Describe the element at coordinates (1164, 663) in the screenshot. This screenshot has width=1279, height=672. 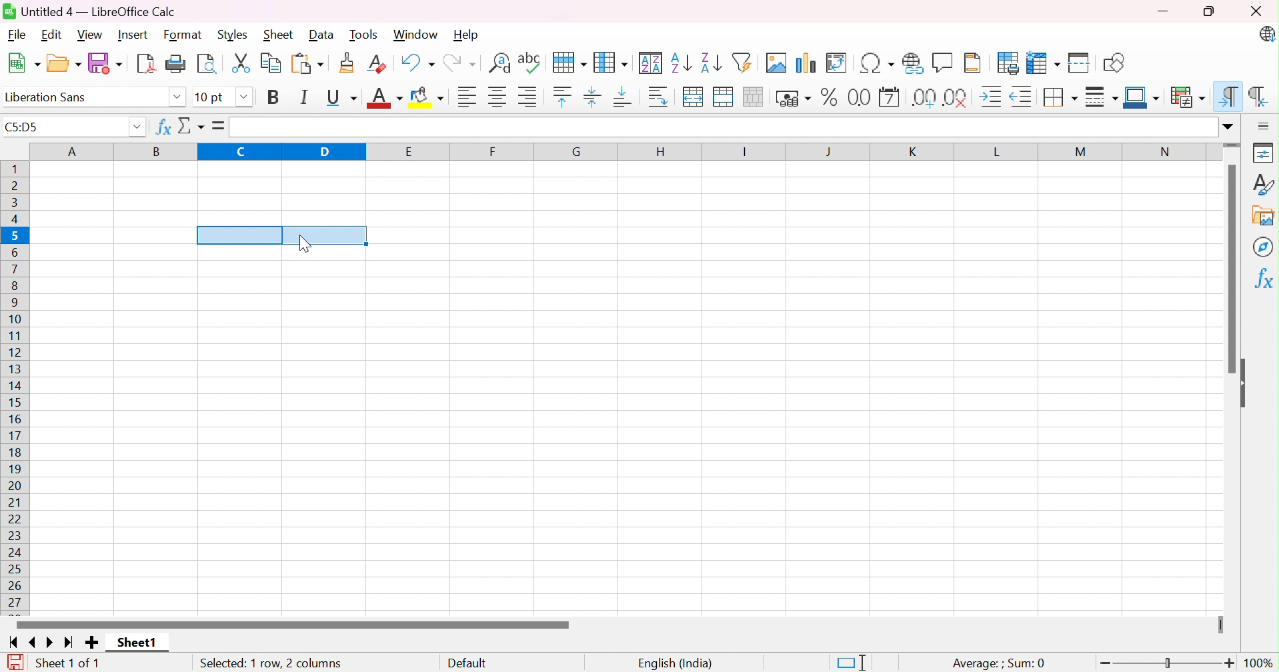
I see `Slider` at that location.